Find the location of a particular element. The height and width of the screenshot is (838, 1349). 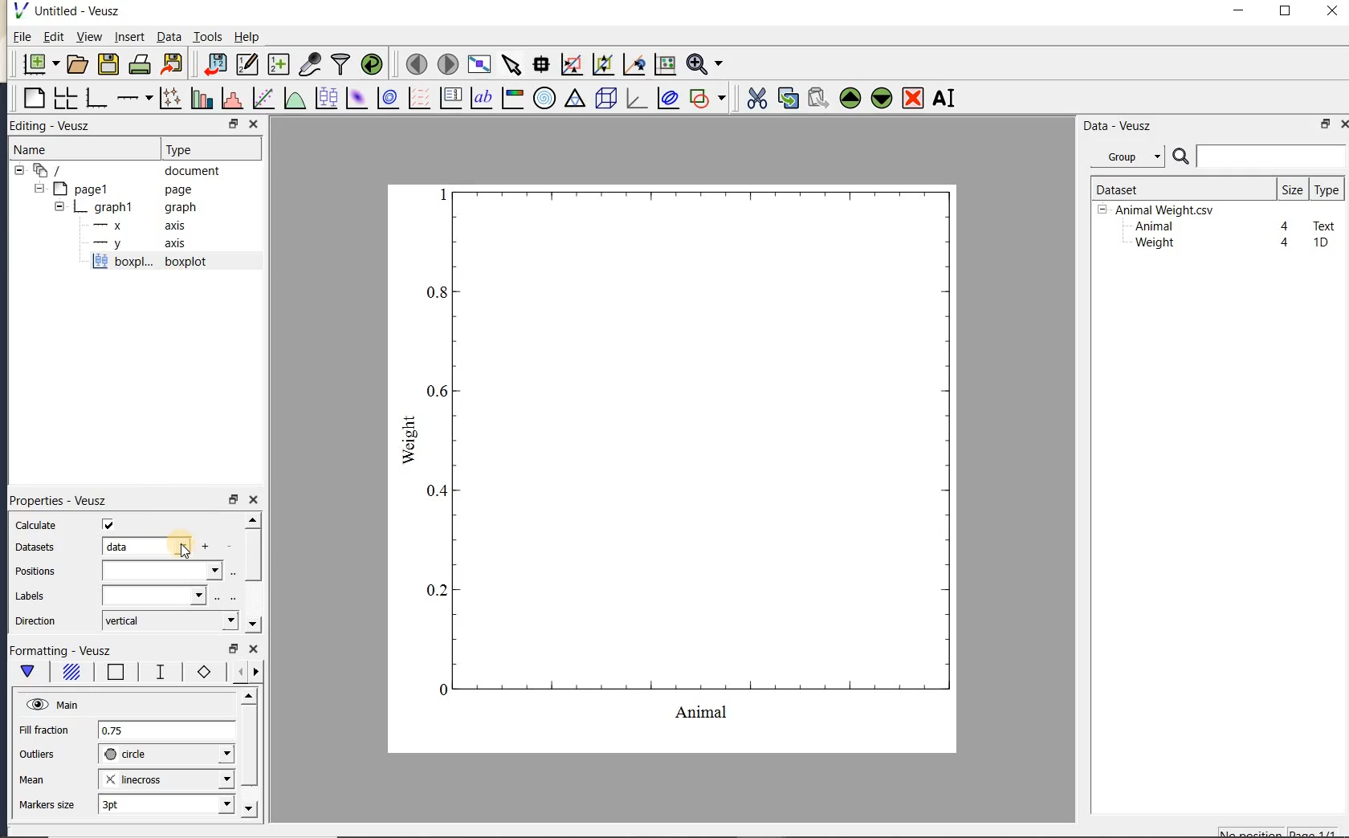

scrollbar is located at coordinates (252, 573).